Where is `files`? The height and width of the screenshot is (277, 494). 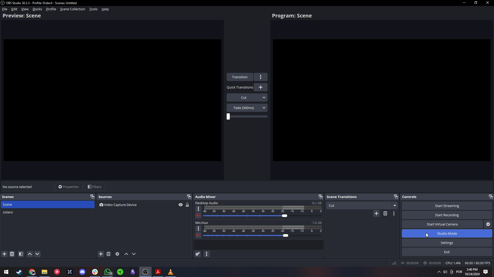
files is located at coordinates (44, 272).